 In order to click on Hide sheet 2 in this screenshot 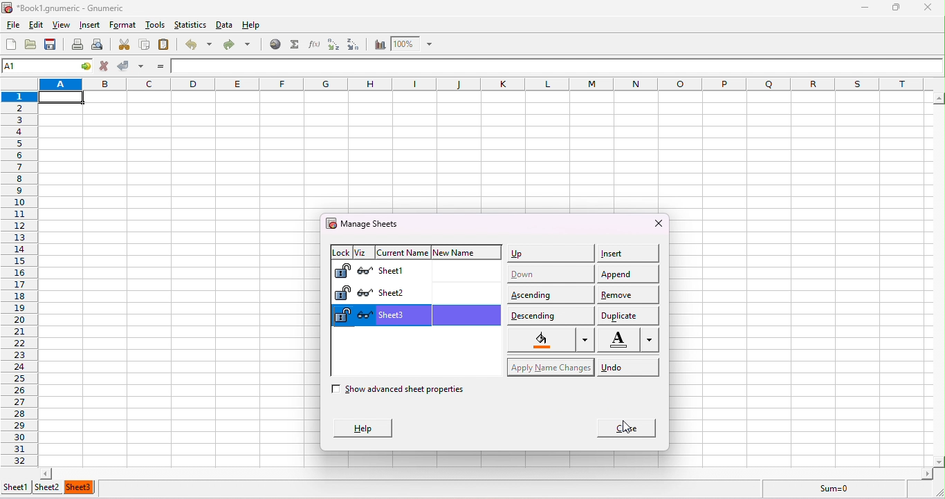, I will do `click(365, 292)`.